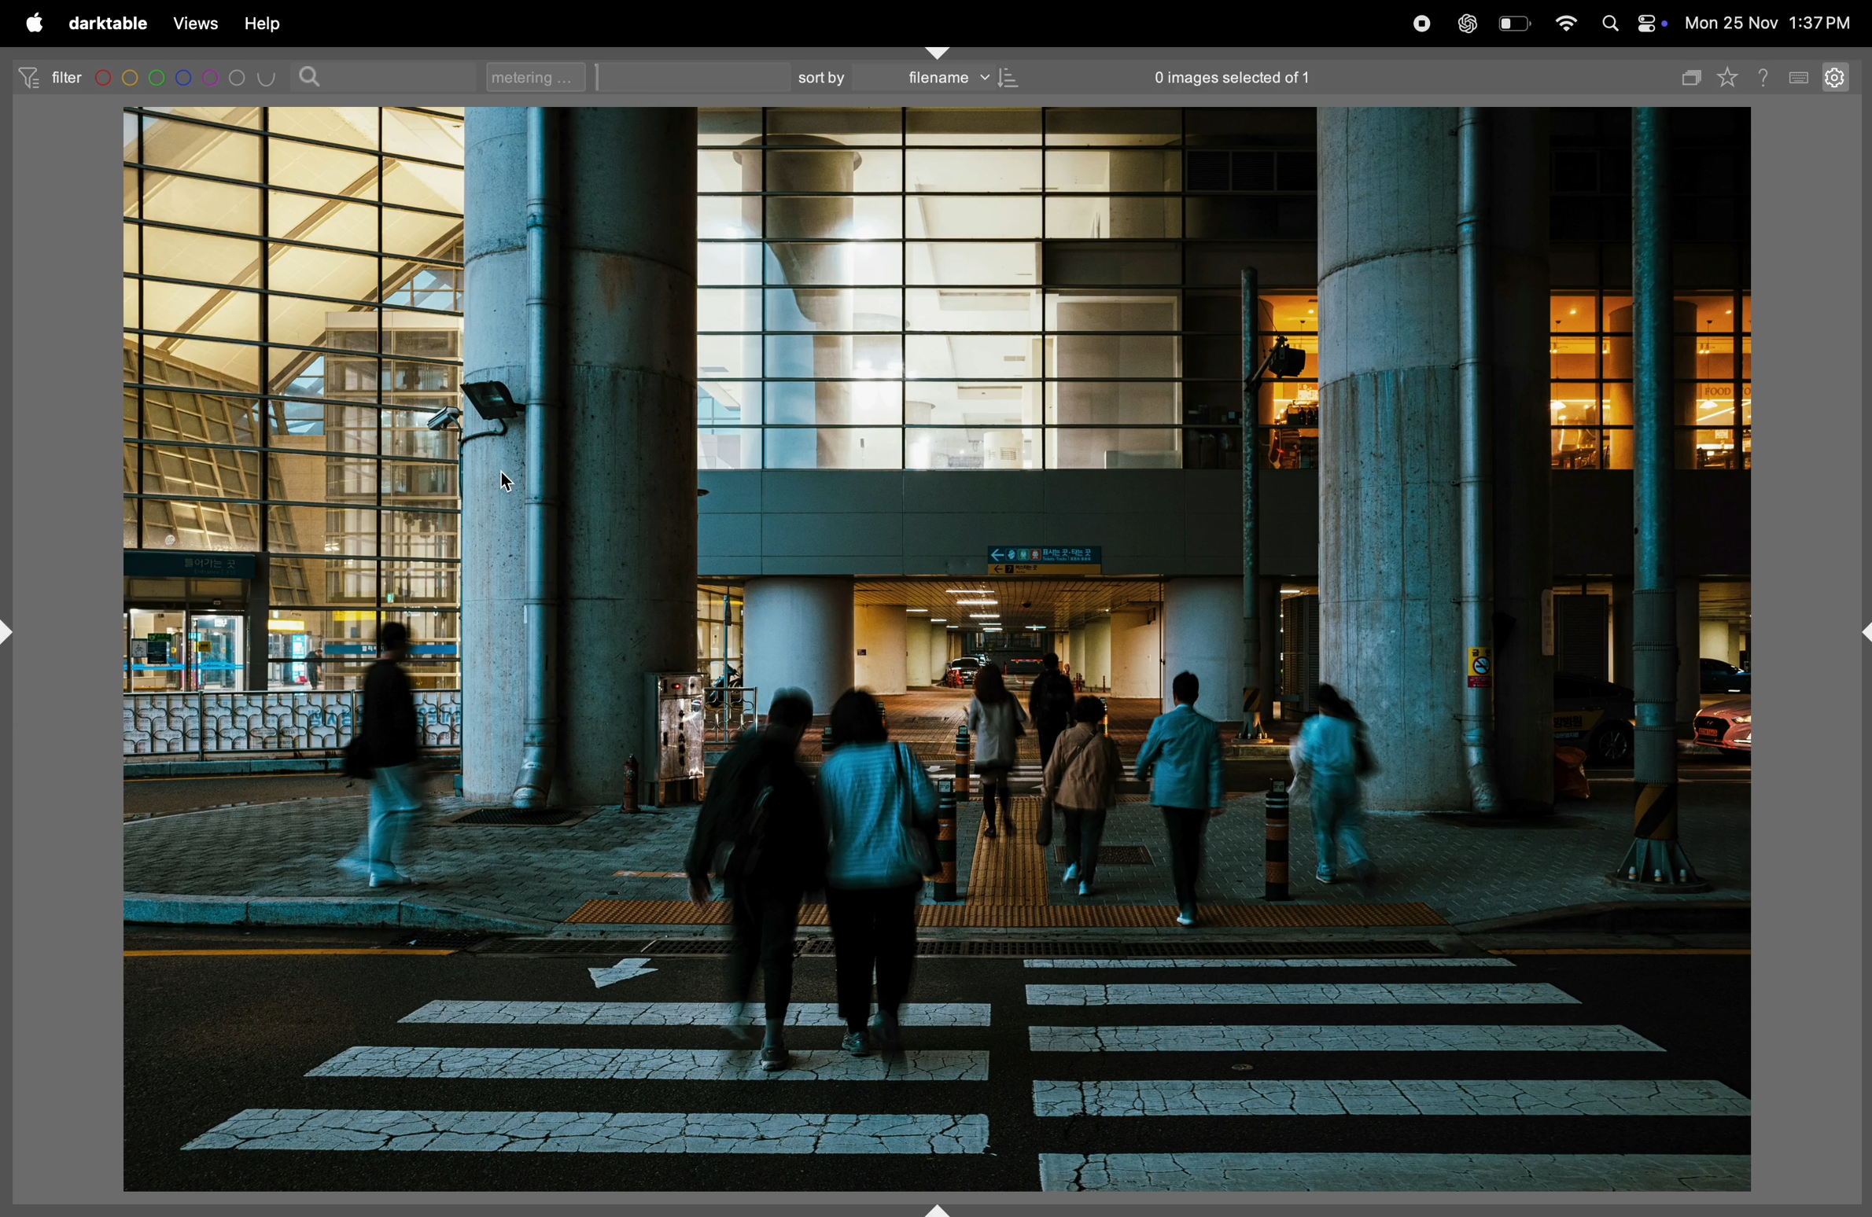  I want to click on copy, so click(1692, 75).